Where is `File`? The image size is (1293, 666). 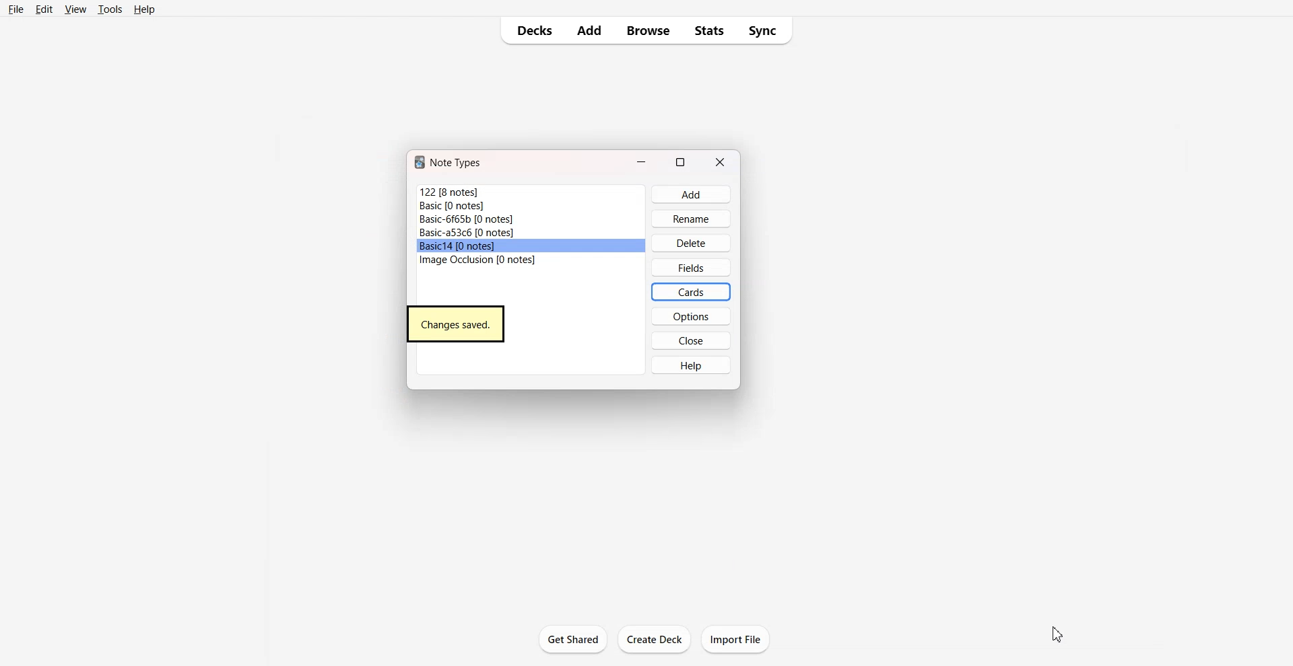
File is located at coordinates (531, 192).